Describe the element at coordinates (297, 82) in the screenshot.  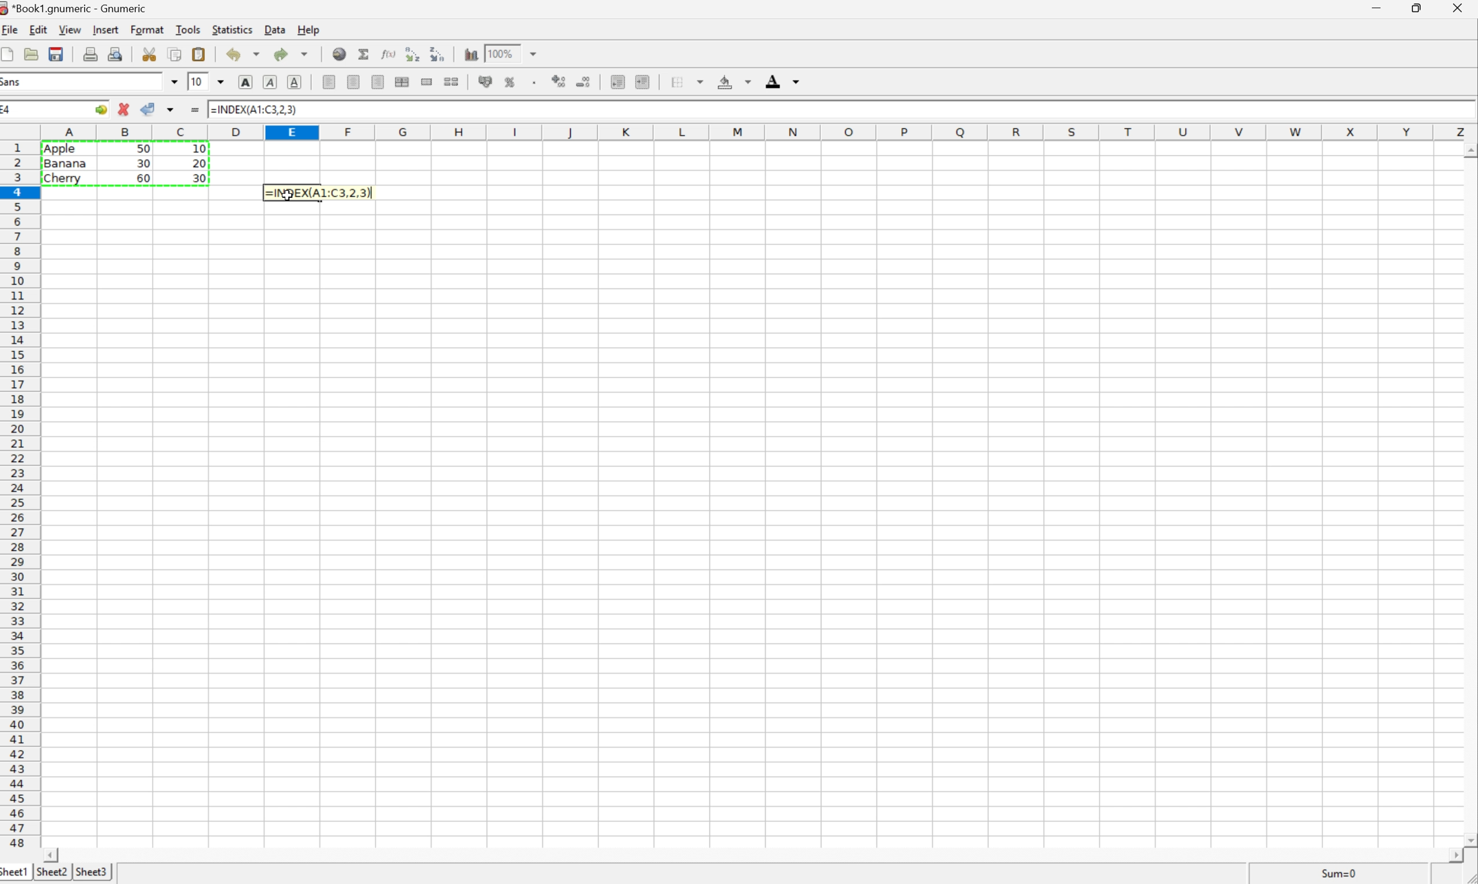
I see `underline` at that location.